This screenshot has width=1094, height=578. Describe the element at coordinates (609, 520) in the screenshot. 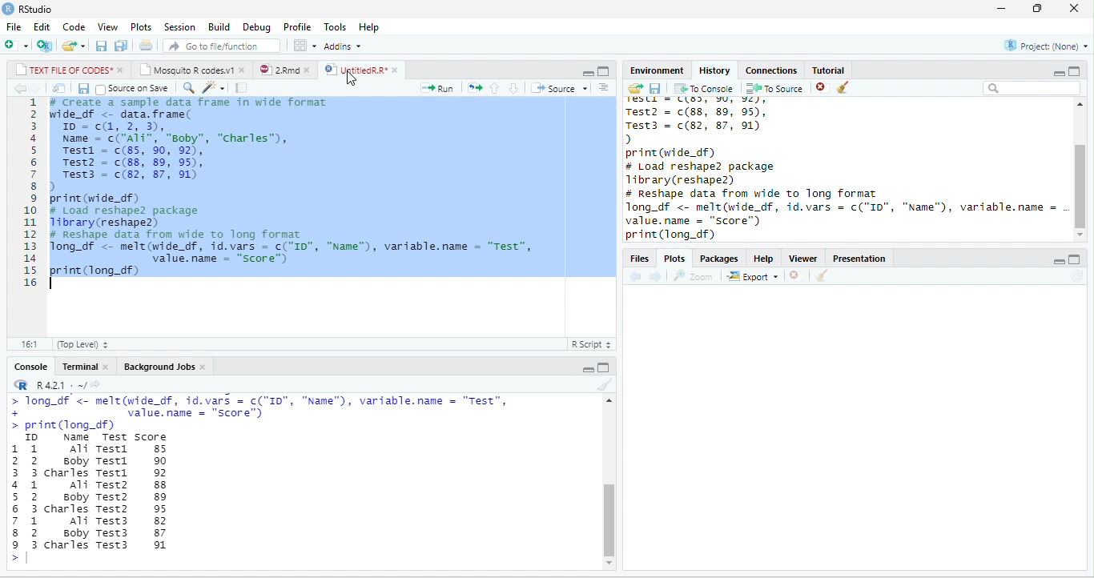

I see `scroll bar` at that location.